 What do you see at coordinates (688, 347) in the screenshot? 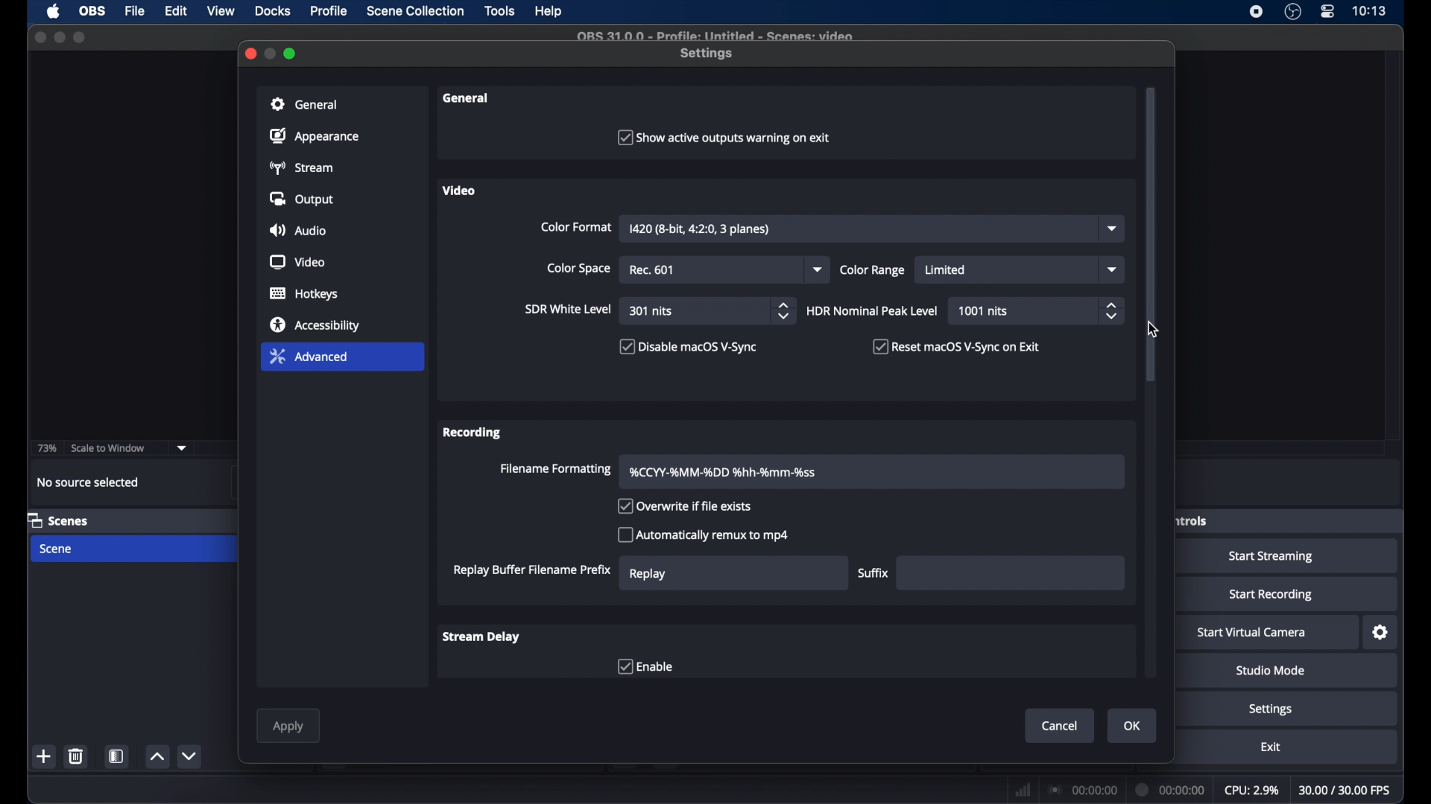
I see `checkbox` at bounding box center [688, 347].